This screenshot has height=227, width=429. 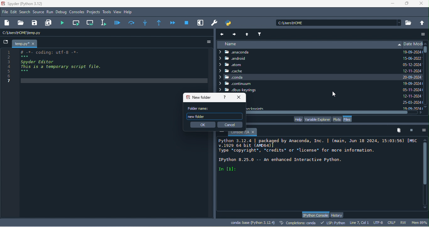 What do you see at coordinates (407, 3) in the screenshot?
I see `maximize` at bounding box center [407, 3].